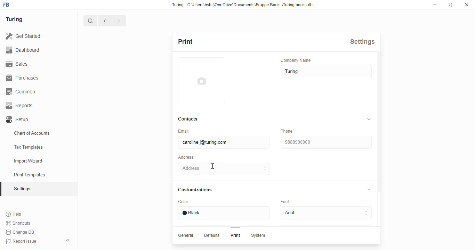 This screenshot has height=250, width=475. I want to click on arial, so click(327, 213).